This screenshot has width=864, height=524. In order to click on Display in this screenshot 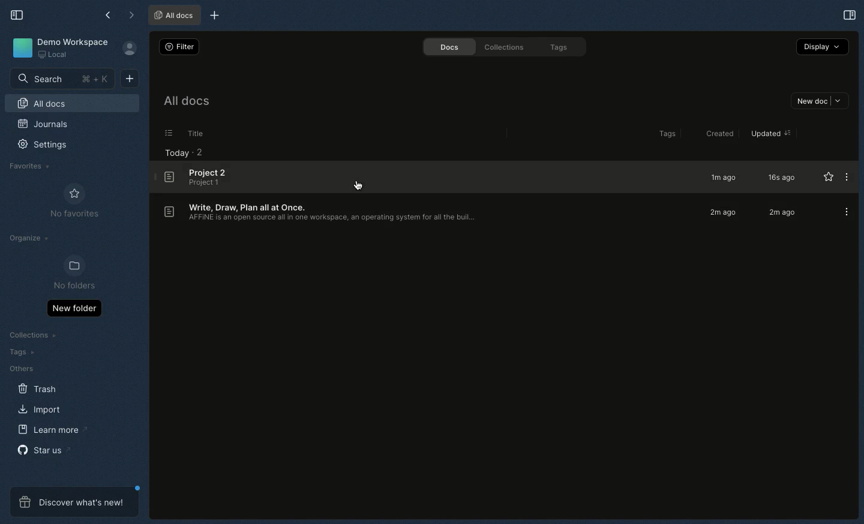, I will do `click(822, 47)`.